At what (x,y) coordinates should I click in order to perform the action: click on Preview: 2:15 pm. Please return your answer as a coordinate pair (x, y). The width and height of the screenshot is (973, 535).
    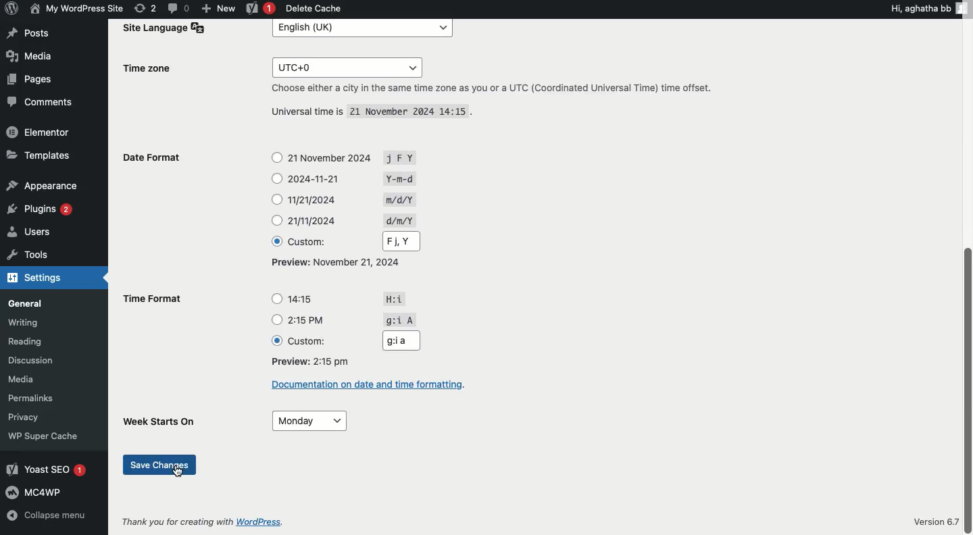
    Looking at the image, I should click on (310, 361).